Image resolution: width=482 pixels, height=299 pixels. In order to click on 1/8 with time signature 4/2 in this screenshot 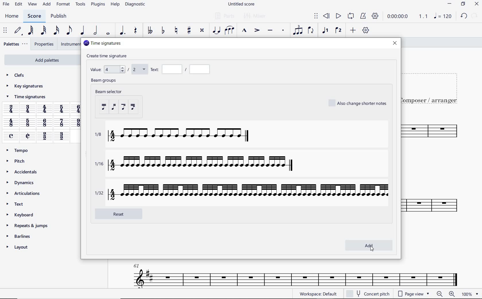, I will do `click(175, 136)`.